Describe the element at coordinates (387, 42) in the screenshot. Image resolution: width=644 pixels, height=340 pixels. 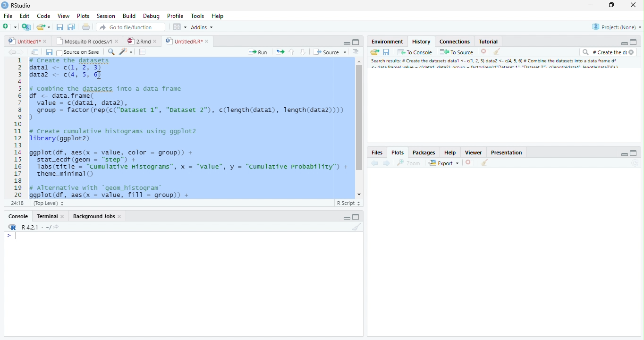
I see `Environment` at that location.